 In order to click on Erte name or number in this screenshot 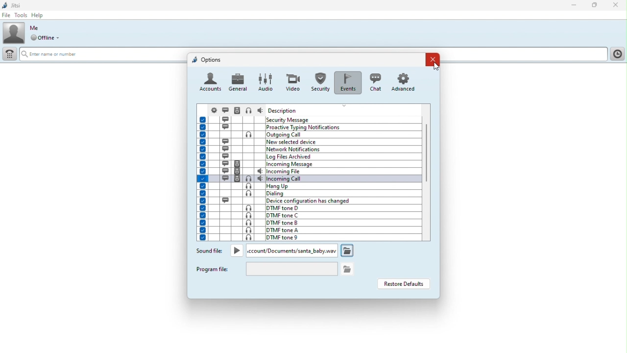, I will do `click(58, 54)`.